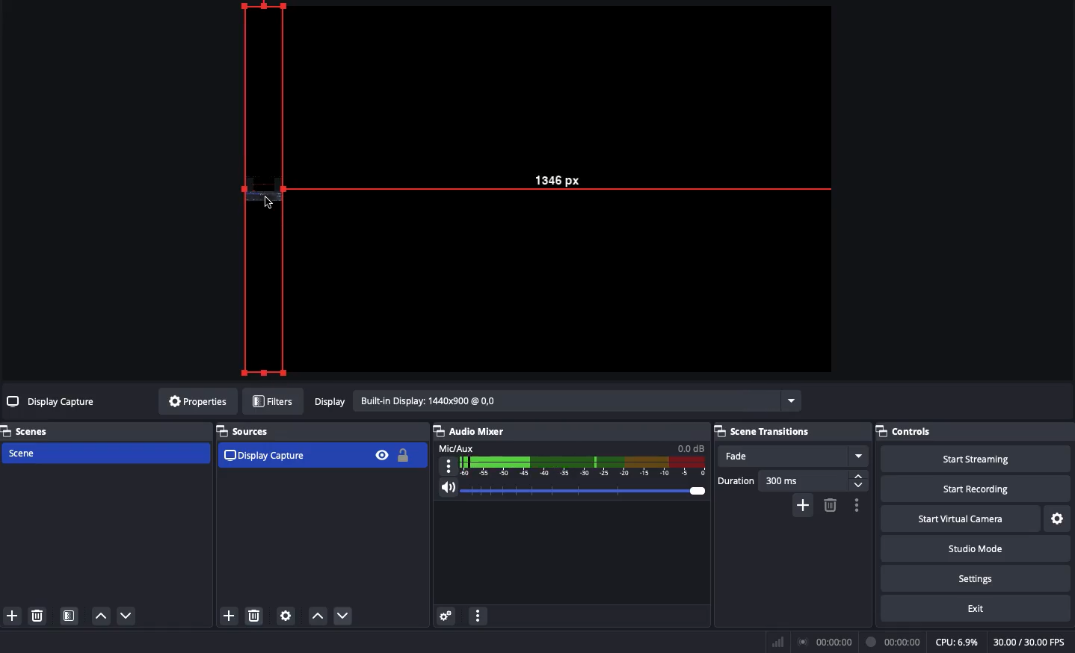 The height and width of the screenshot is (653, 1075). I want to click on Settings, so click(1059, 519).